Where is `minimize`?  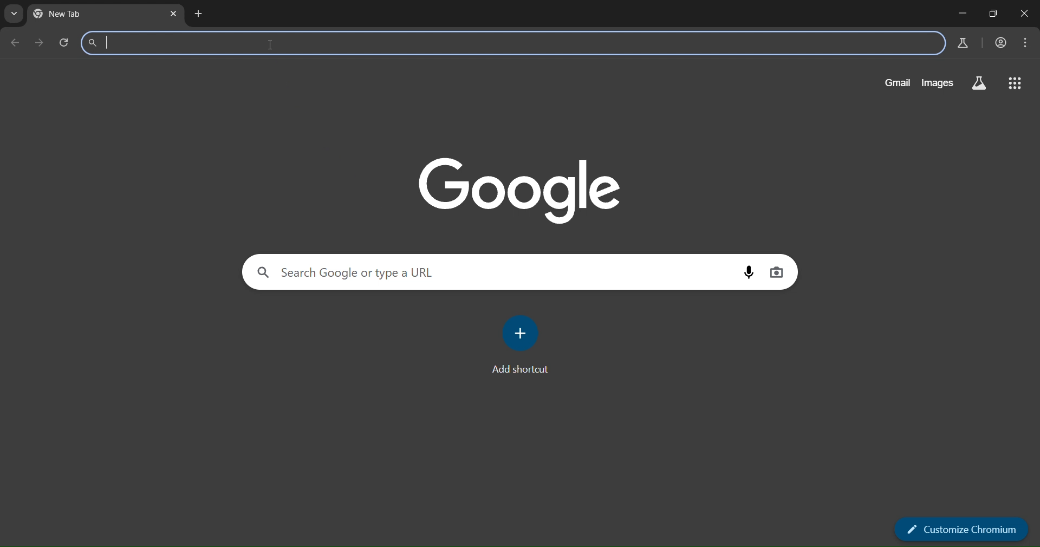 minimize is located at coordinates (958, 14).